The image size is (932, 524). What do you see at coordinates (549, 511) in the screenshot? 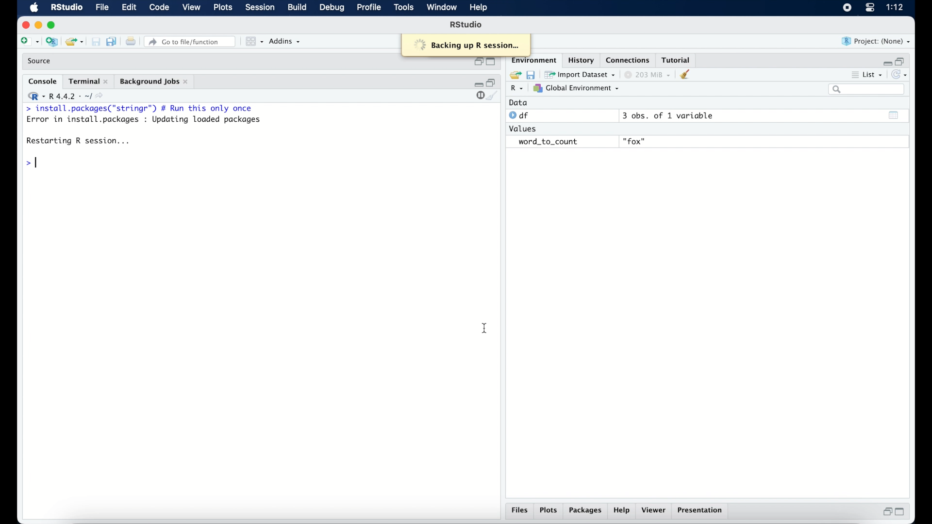
I see `plots` at bounding box center [549, 511].